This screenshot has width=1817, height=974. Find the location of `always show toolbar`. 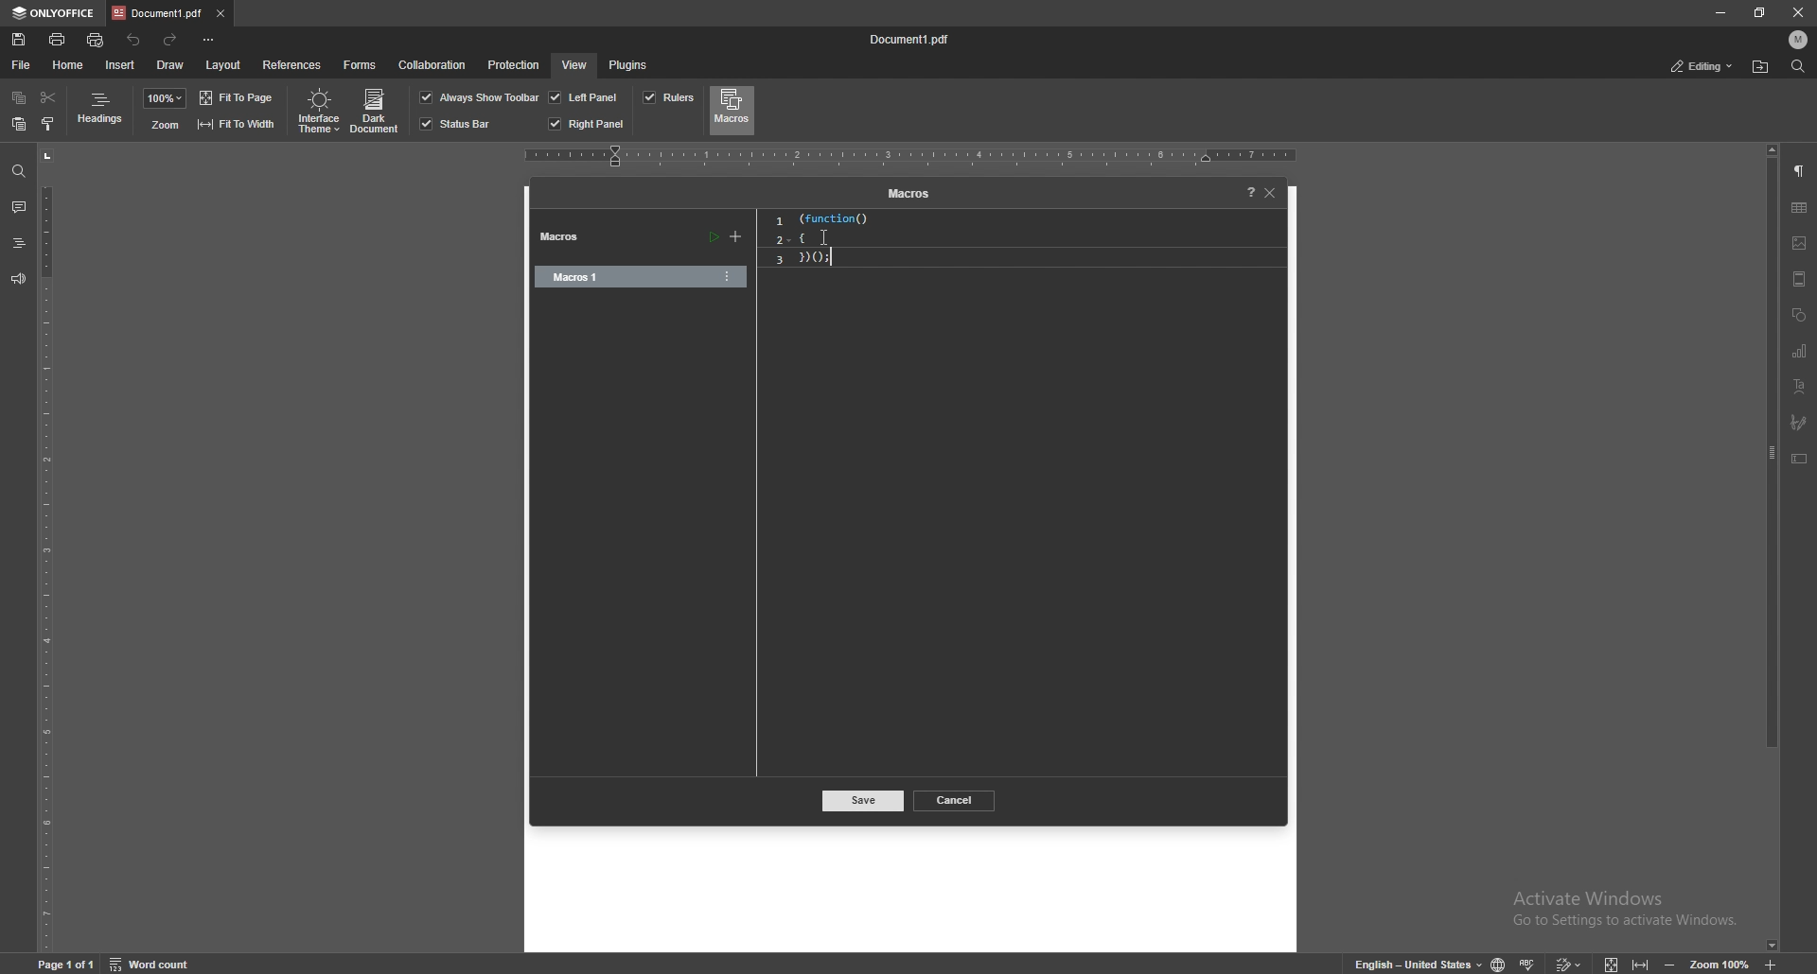

always show toolbar is located at coordinates (480, 96).